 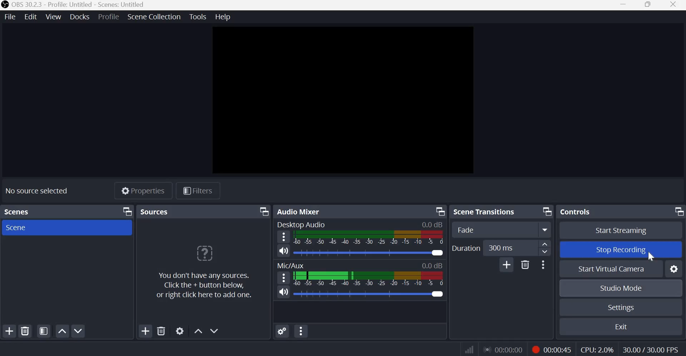 What do you see at coordinates (546, 212) in the screenshot?
I see `Dock Options icon` at bounding box center [546, 212].